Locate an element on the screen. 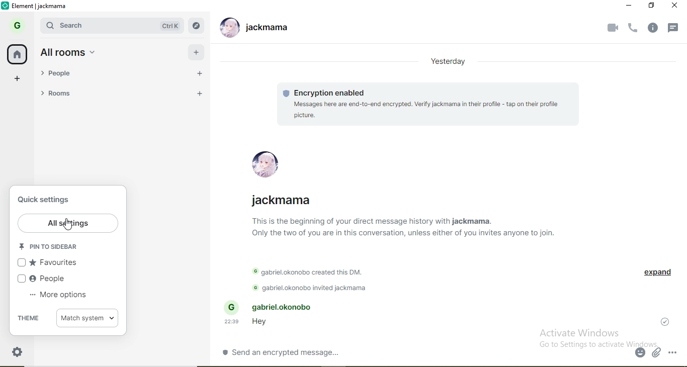 This screenshot has width=687, height=367. expand is located at coordinates (654, 275).